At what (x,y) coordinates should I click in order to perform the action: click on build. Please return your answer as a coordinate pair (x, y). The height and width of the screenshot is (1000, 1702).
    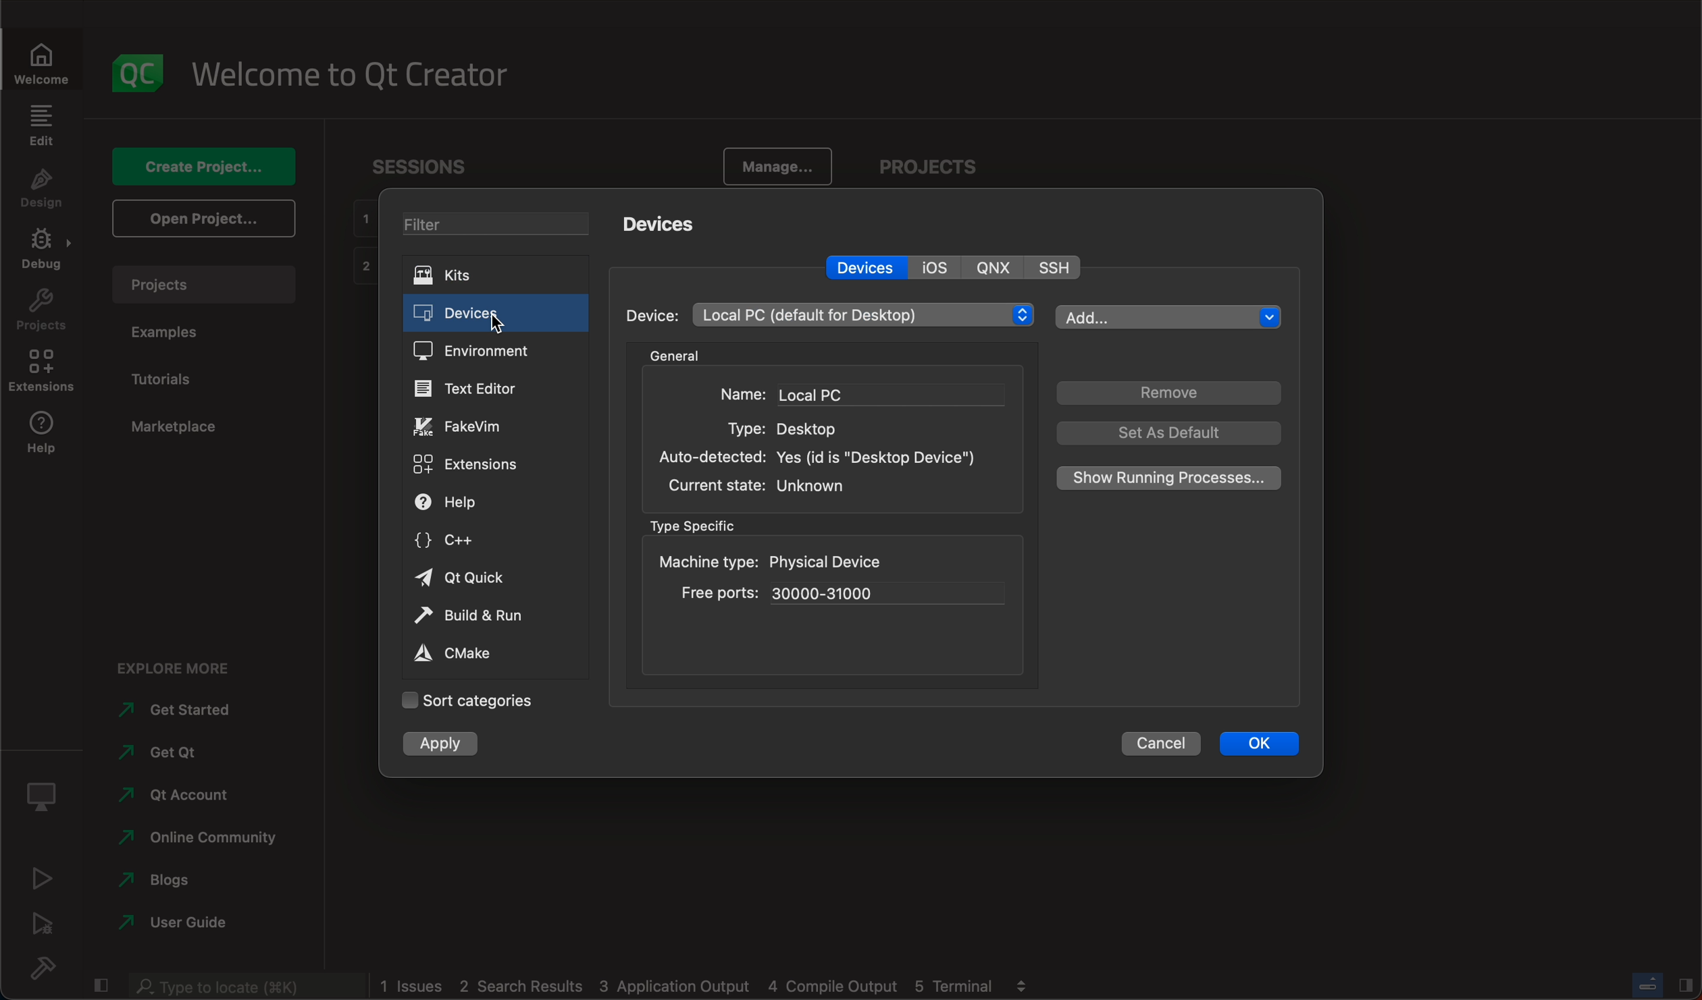
    Looking at the image, I should click on (47, 968).